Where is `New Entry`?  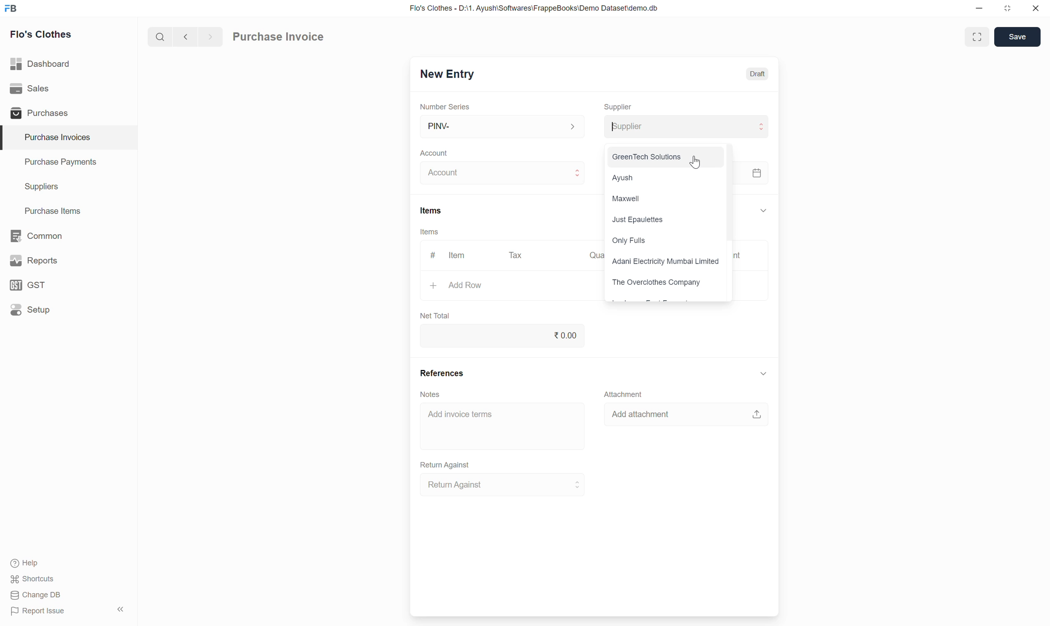
New Entry is located at coordinates (448, 74).